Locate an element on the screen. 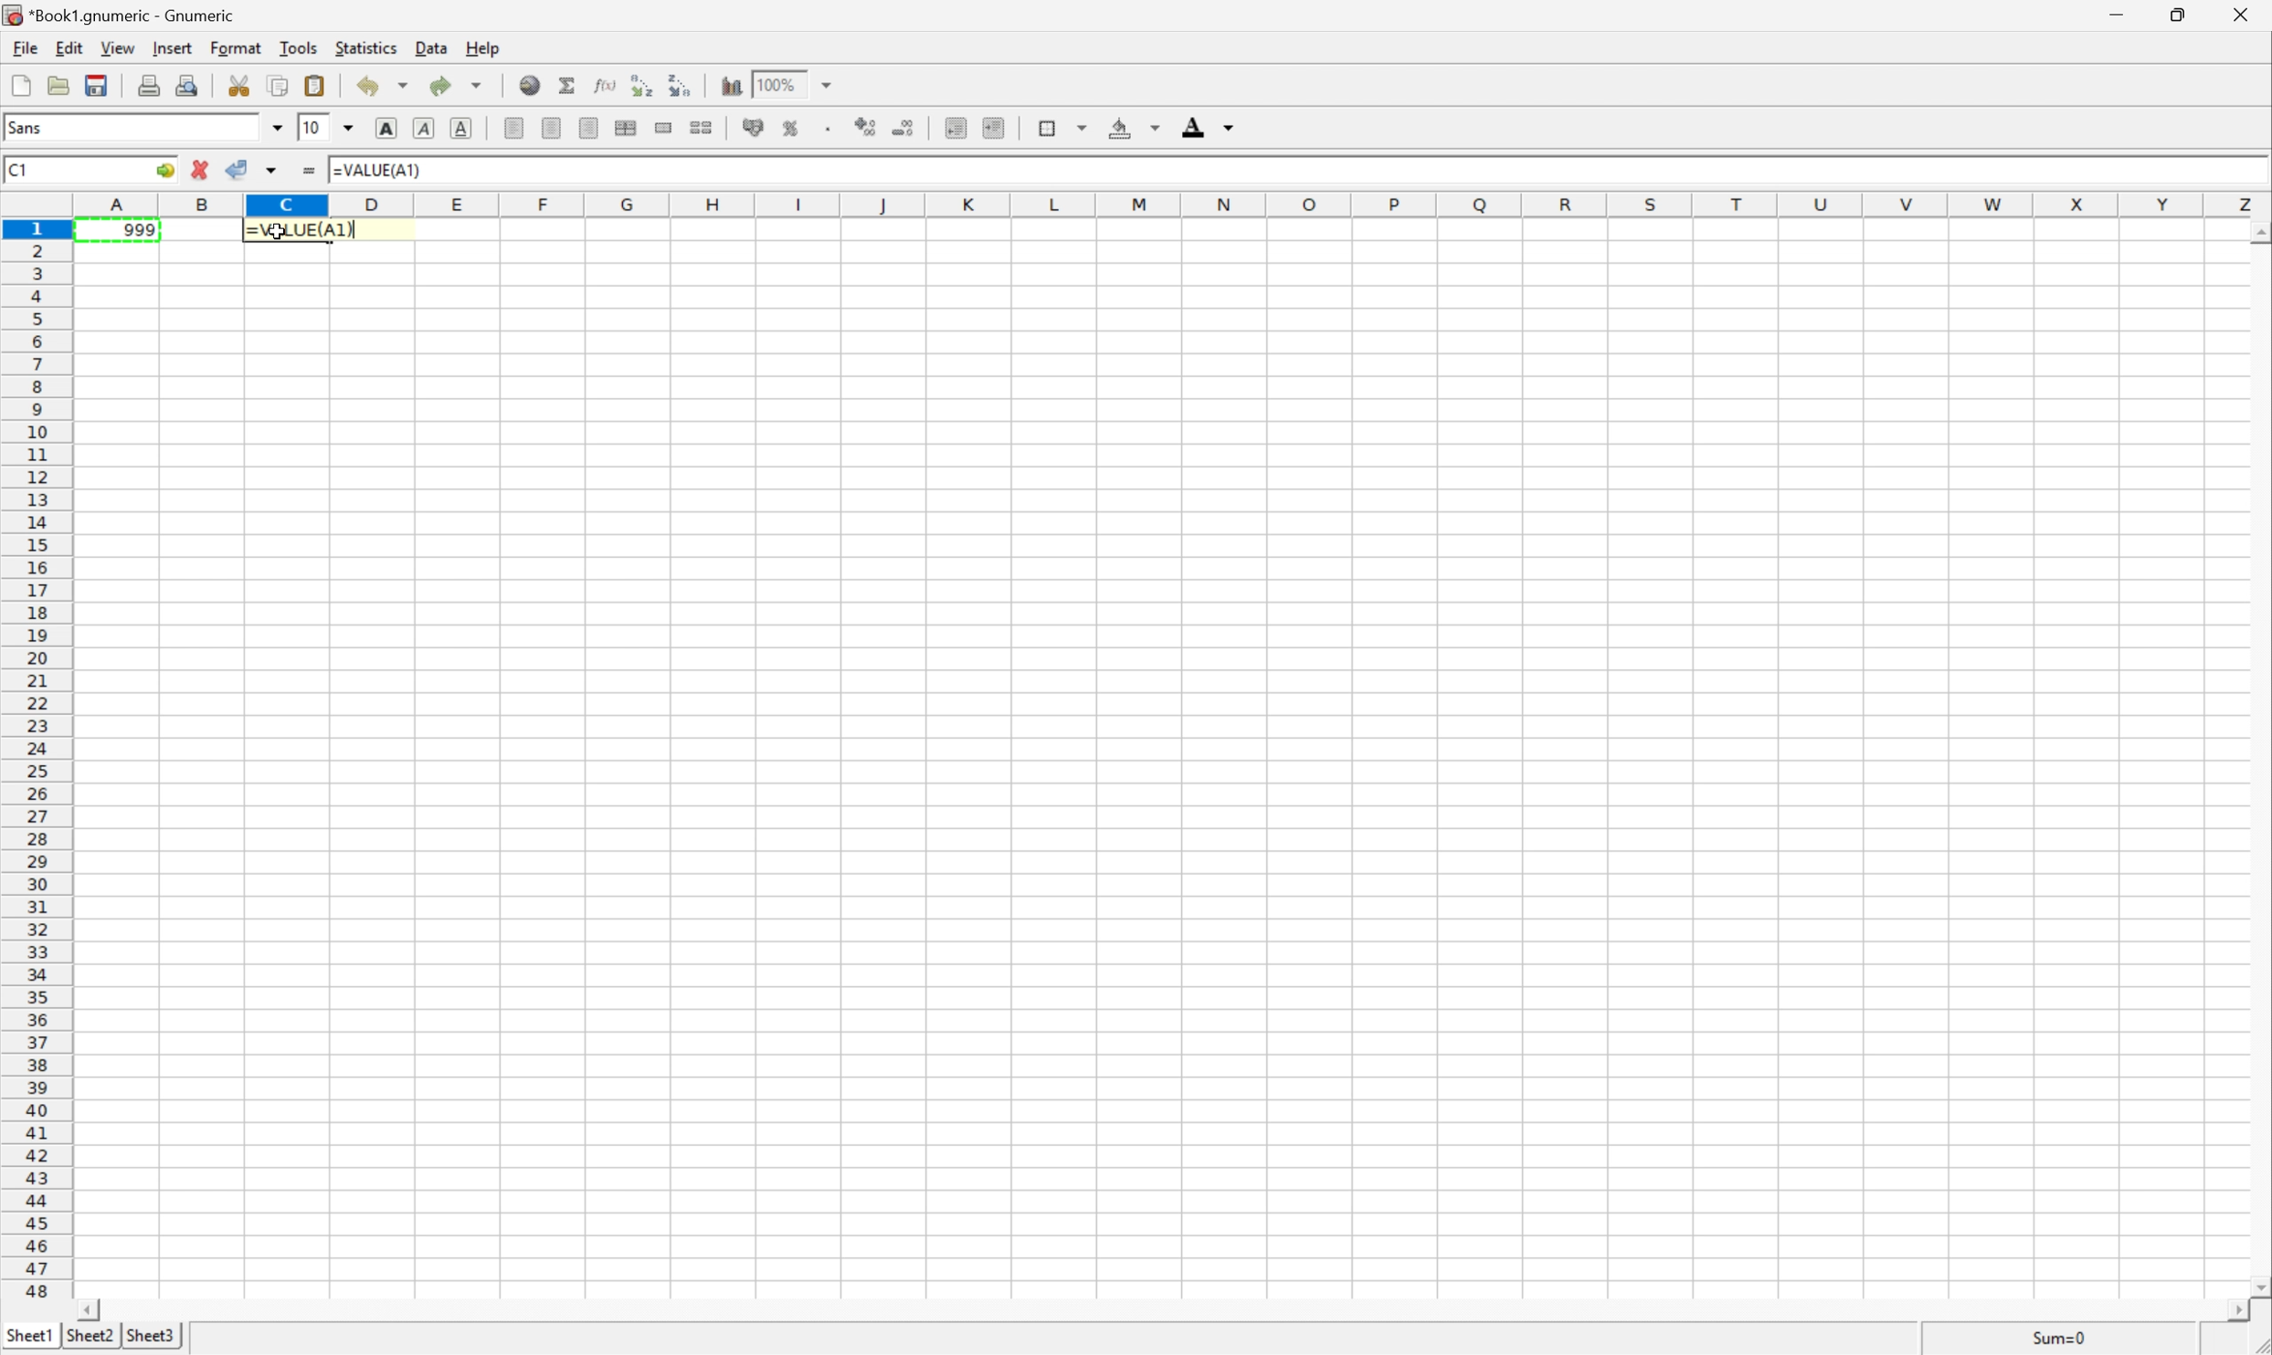 Image resolution: width=2272 pixels, height=1355 pixels. restore down is located at coordinates (2176, 17).